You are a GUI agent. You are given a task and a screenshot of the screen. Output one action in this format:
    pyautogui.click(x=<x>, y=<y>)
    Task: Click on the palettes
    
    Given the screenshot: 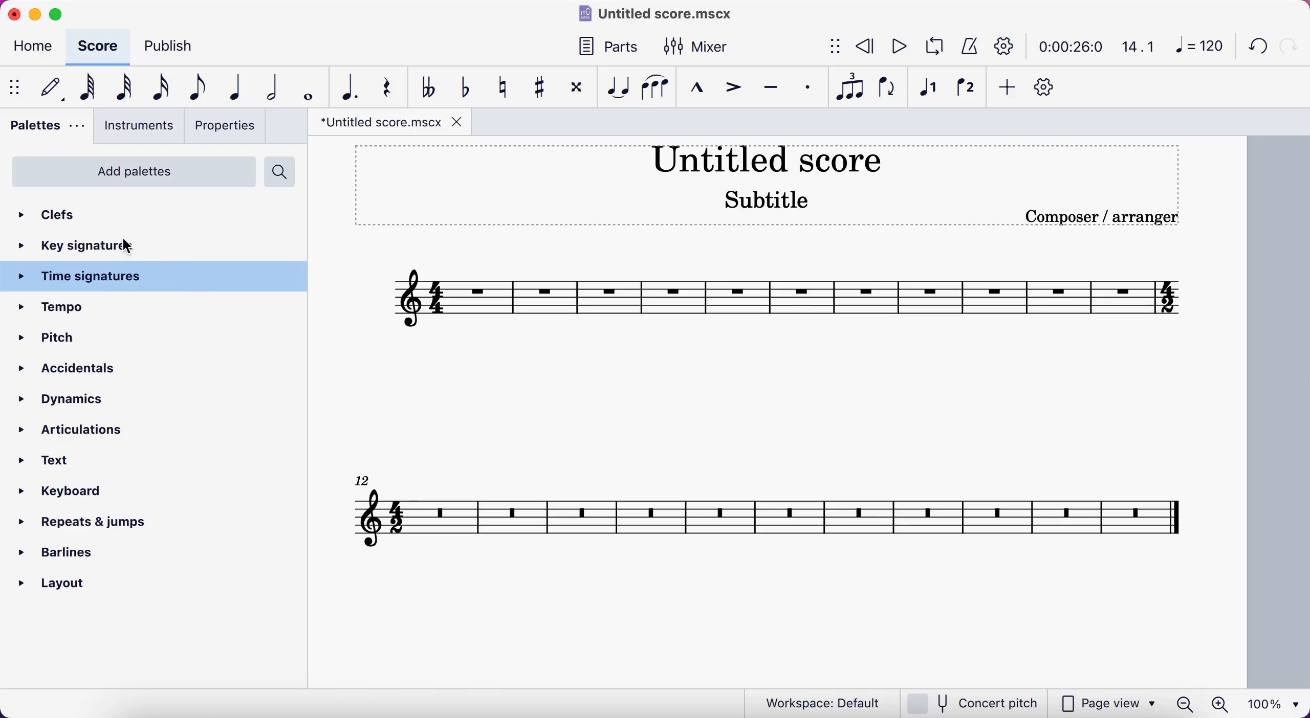 What is the action you would take?
    pyautogui.click(x=46, y=131)
    